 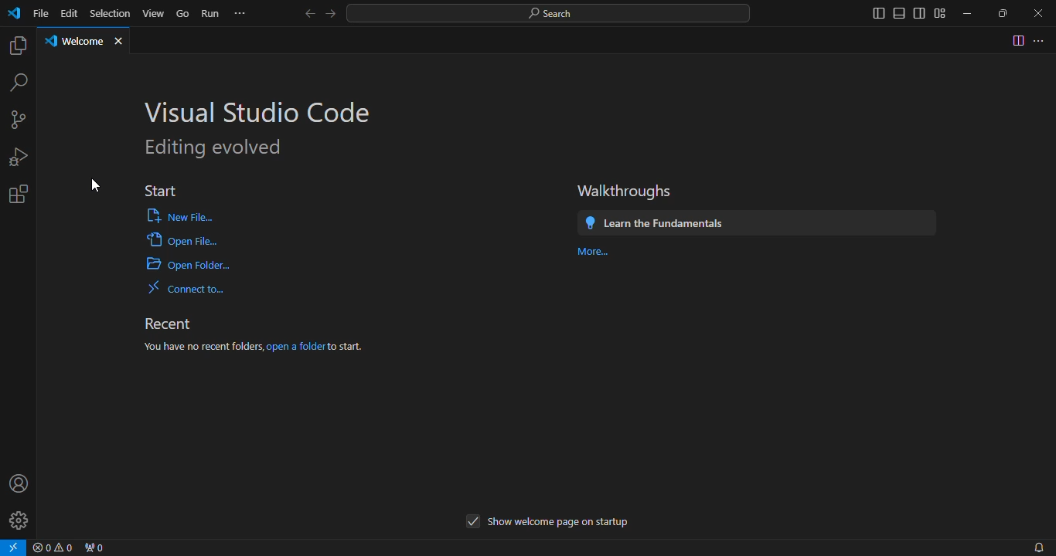 I want to click on settings, so click(x=15, y=524).